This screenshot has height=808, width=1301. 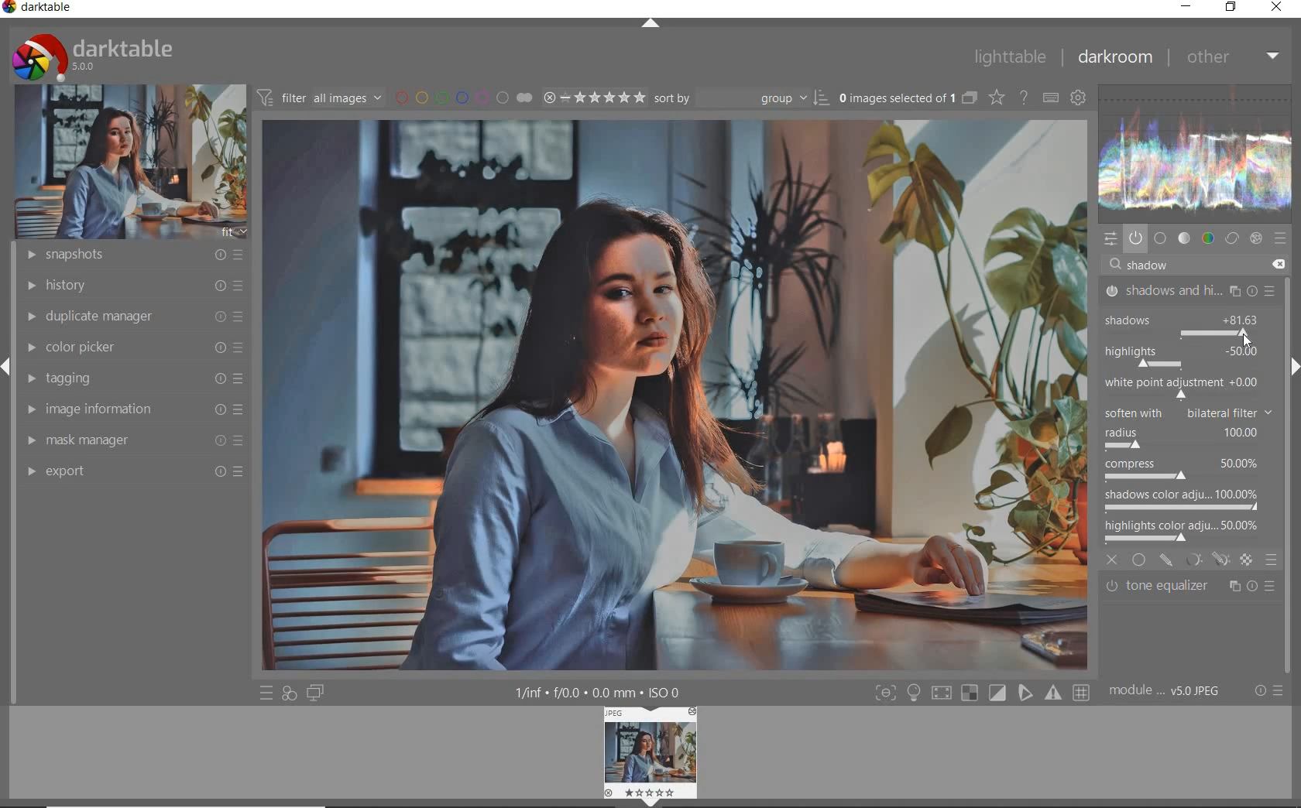 I want to click on radius, so click(x=1181, y=438).